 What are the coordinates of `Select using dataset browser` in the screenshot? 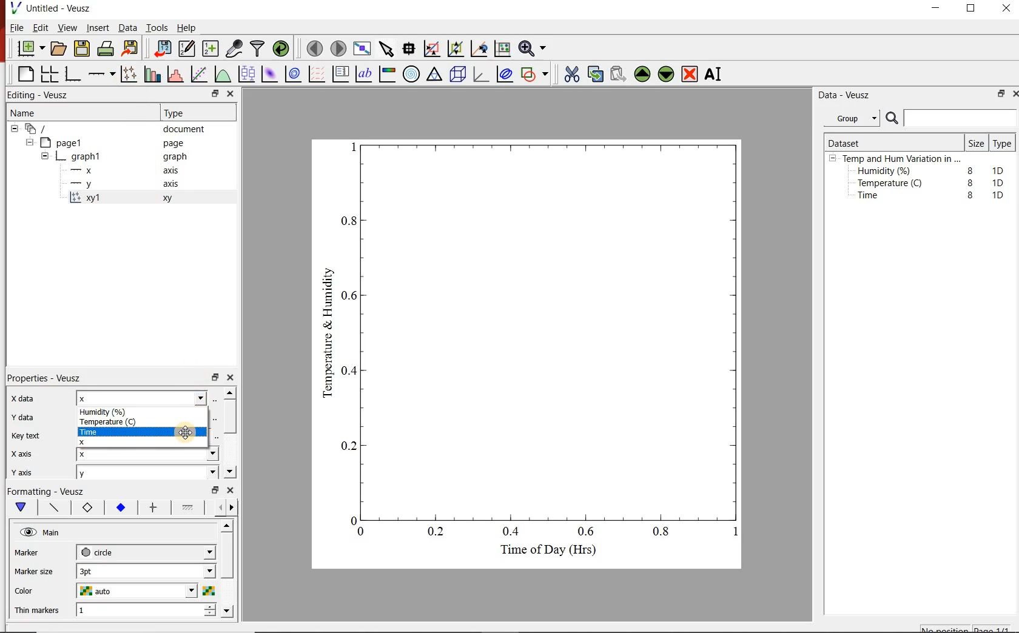 It's located at (215, 417).